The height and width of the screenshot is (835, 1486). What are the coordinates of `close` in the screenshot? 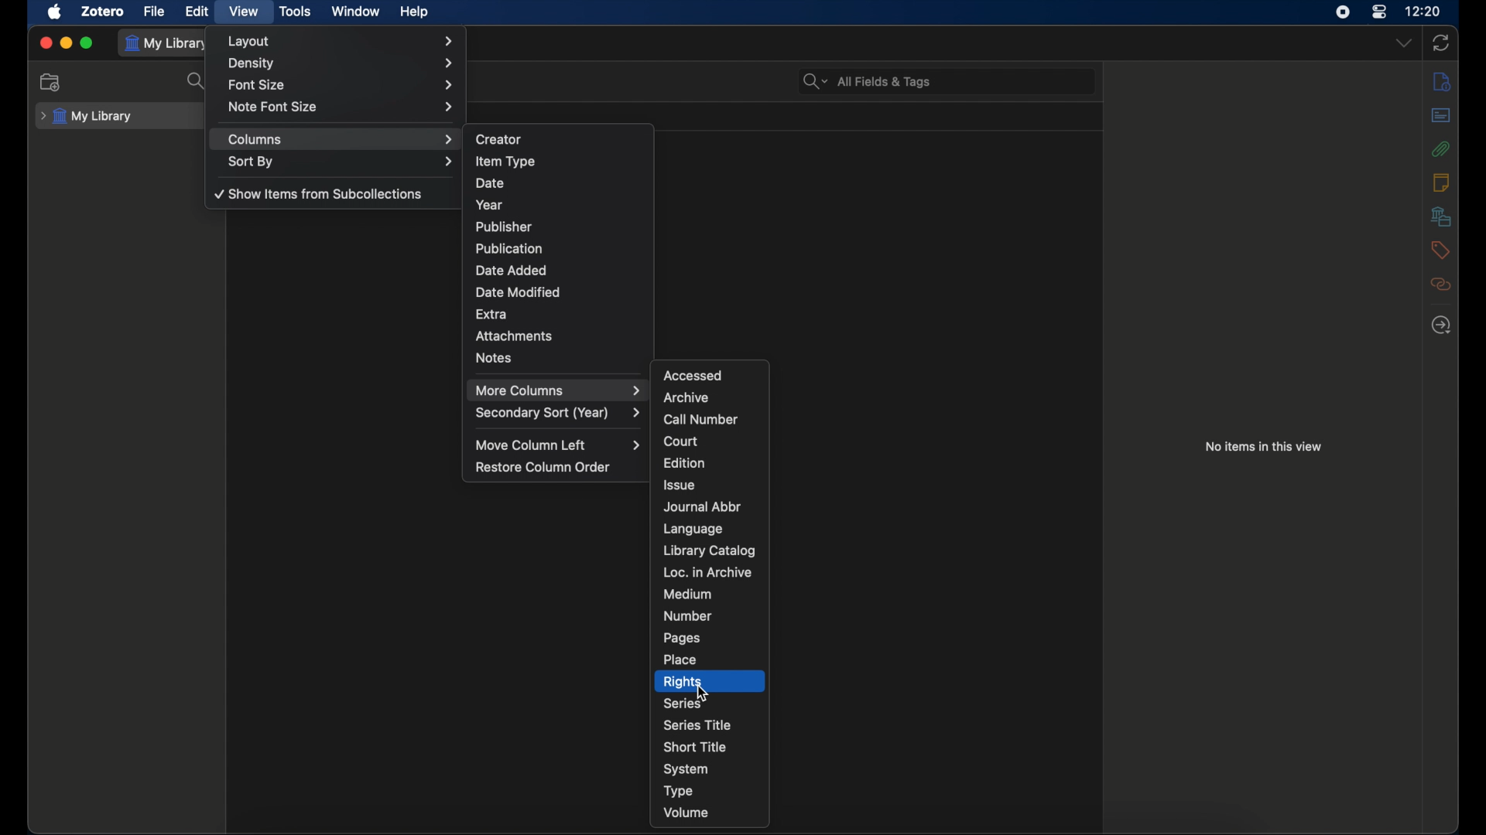 It's located at (45, 43).